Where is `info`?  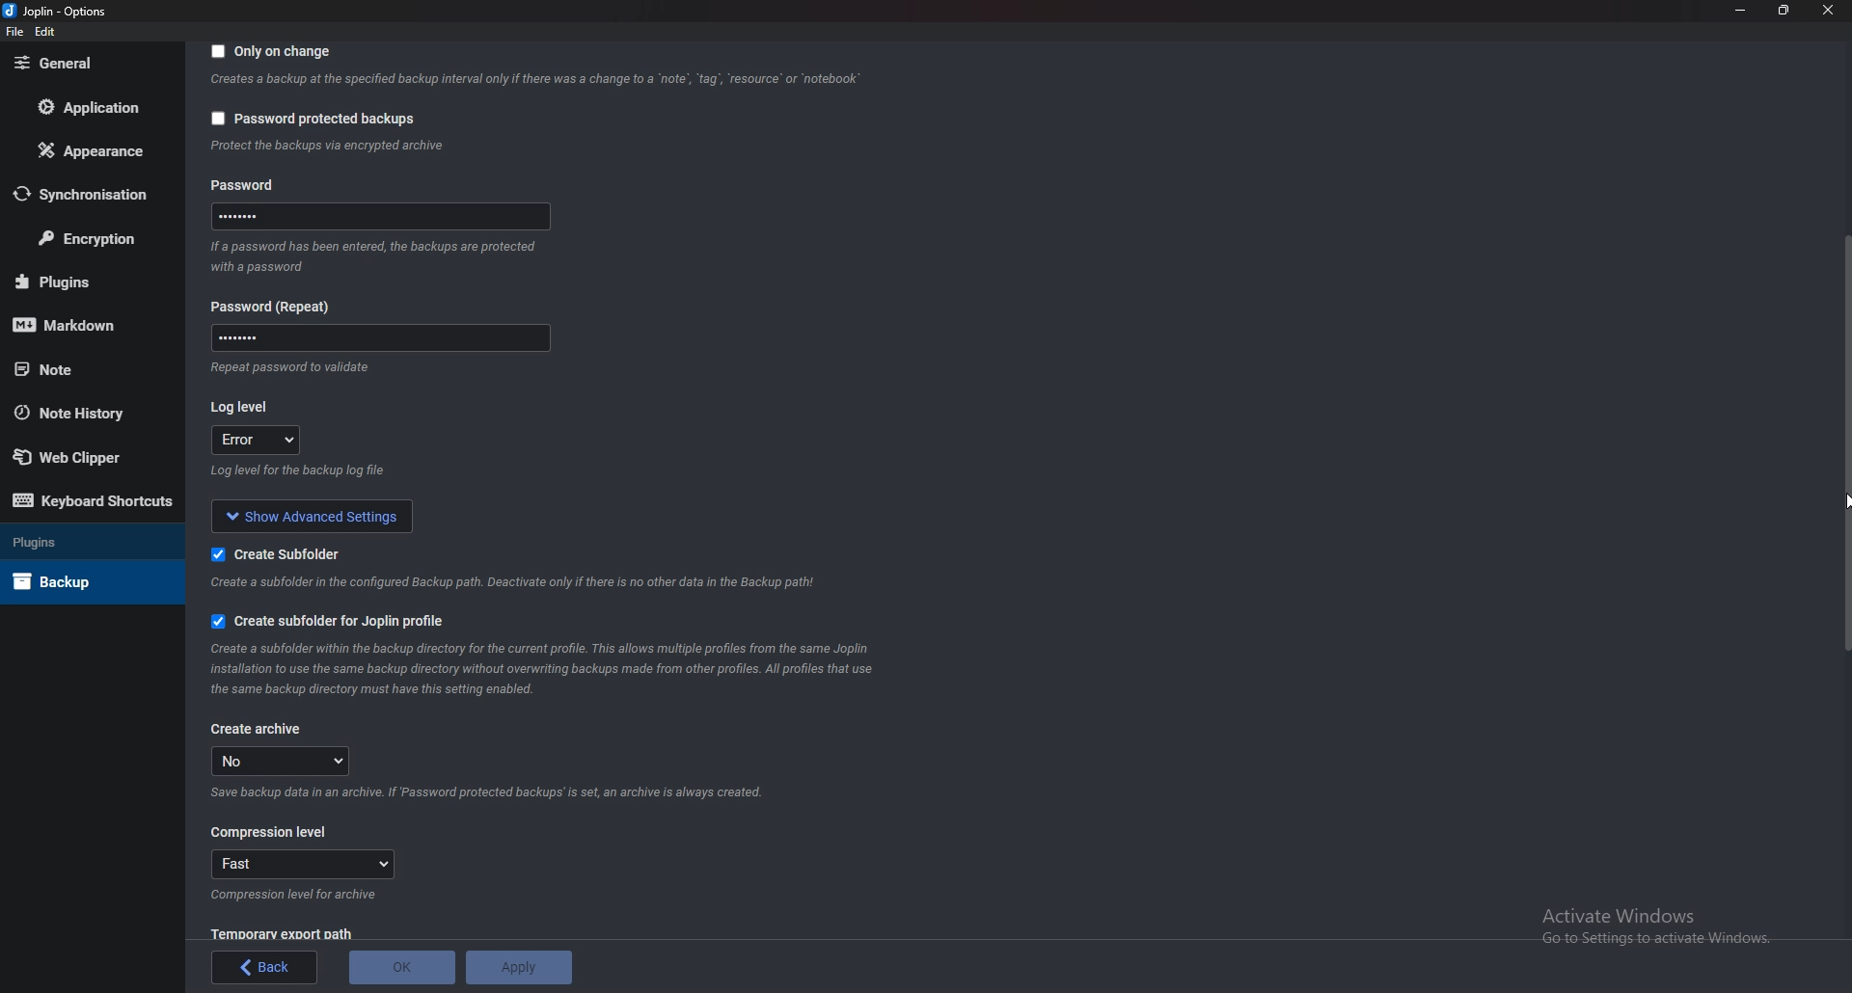
info is located at coordinates (327, 147).